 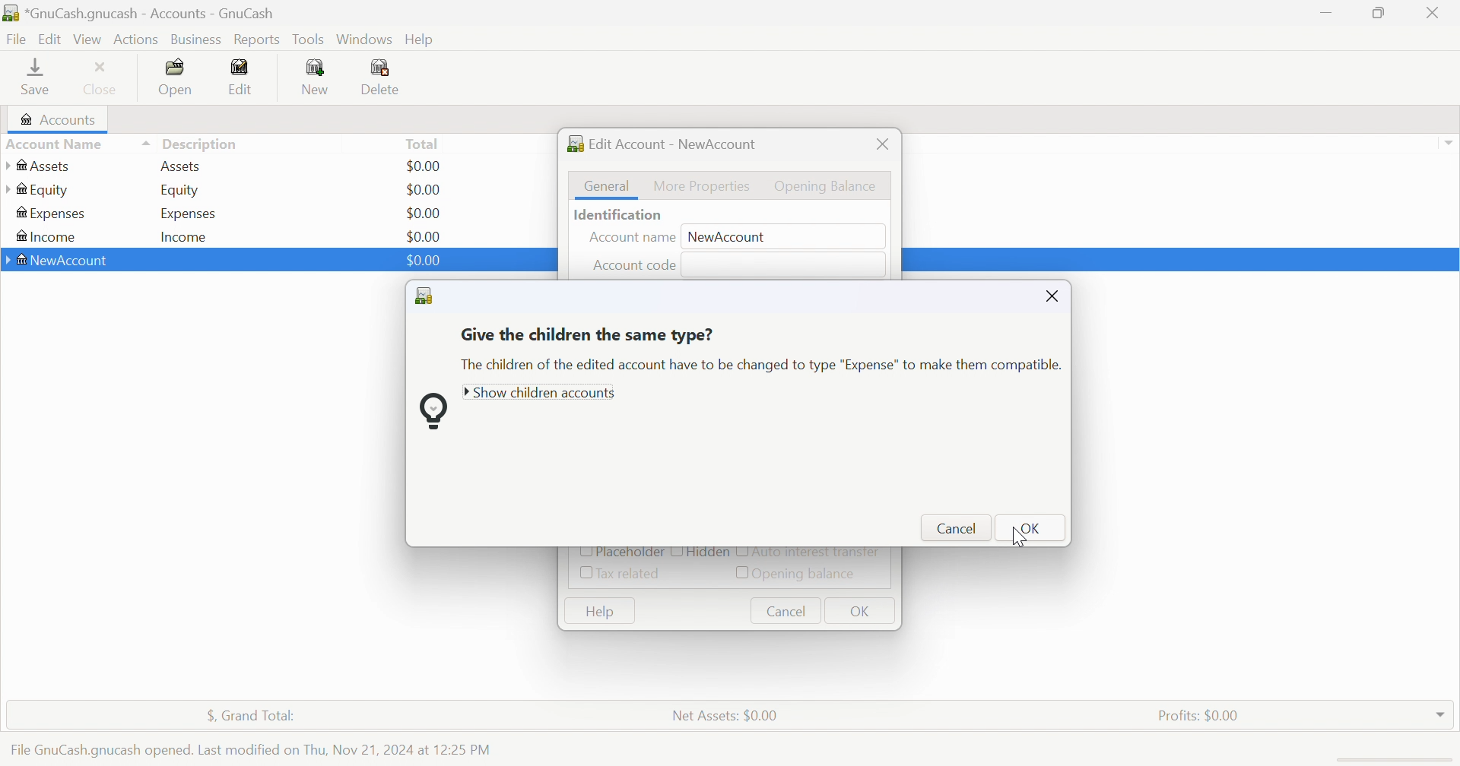 What do you see at coordinates (740, 574) in the screenshot?
I see `Checkbox` at bounding box center [740, 574].